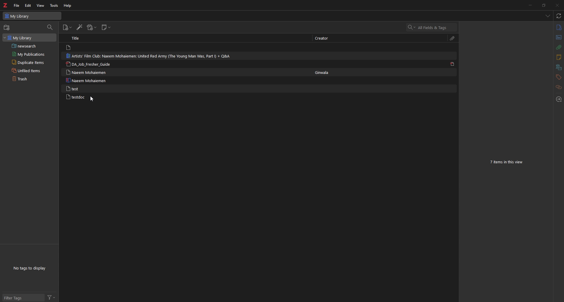 The width and height of the screenshot is (564, 302). What do you see at coordinates (453, 64) in the screenshot?
I see `pdf` at bounding box center [453, 64].